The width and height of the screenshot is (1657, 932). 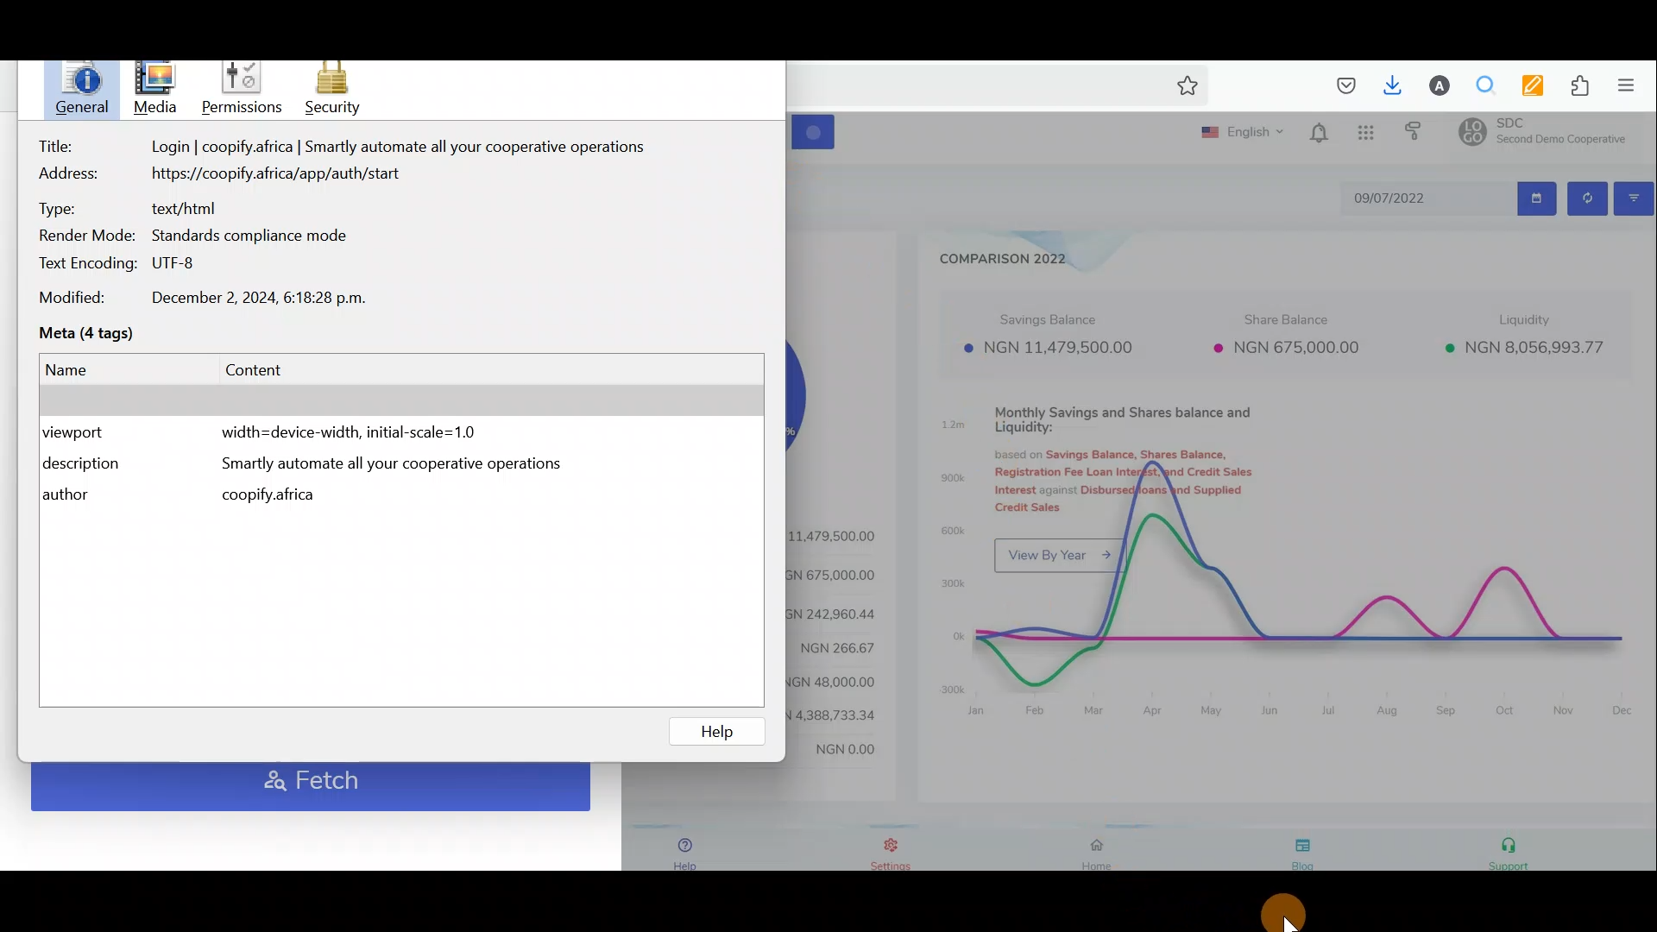 I want to click on Account, so click(x=1433, y=85).